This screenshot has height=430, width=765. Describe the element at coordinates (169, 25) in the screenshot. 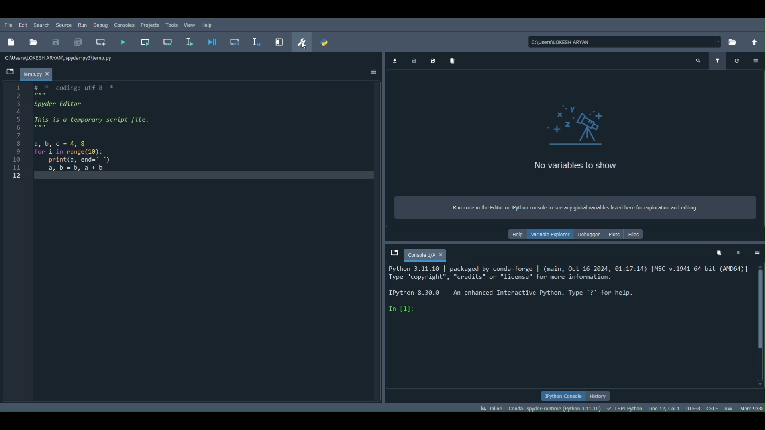

I see `Tools` at that location.